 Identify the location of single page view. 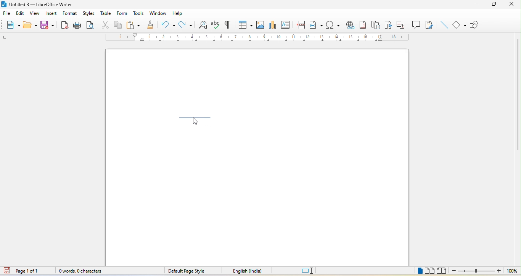
(419, 271).